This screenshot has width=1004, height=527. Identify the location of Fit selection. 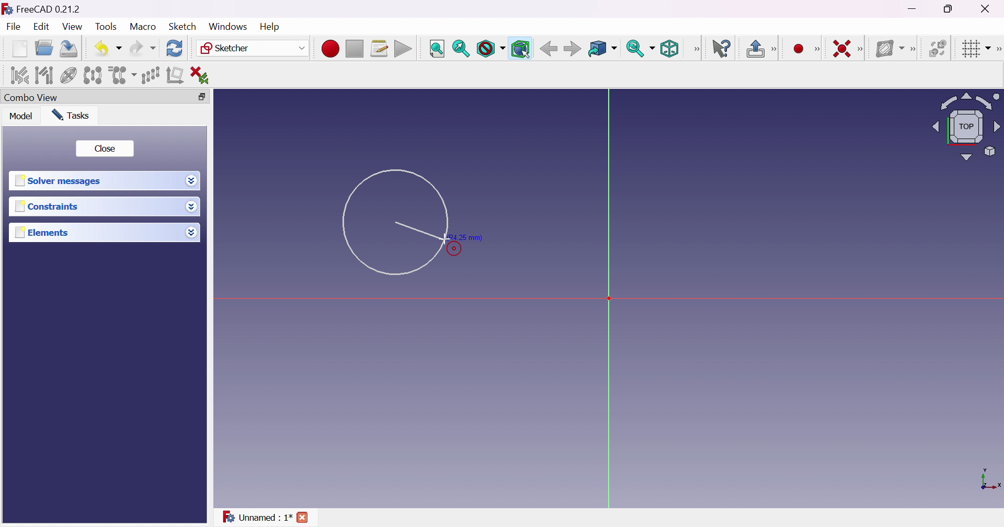
(460, 49).